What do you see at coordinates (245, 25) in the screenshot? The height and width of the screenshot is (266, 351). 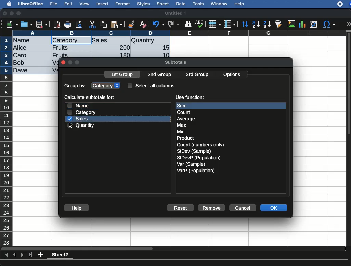 I see `sort` at bounding box center [245, 25].